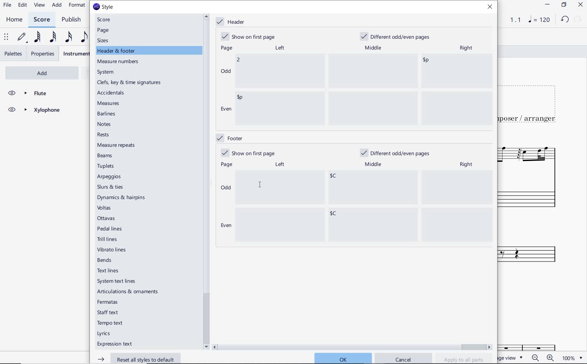 Image resolution: width=587 pixels, height=364 pixels. What do you see at coordinates (248, 153) in the screenshot?
I see `show on first page` at bounding box center [248, 153].